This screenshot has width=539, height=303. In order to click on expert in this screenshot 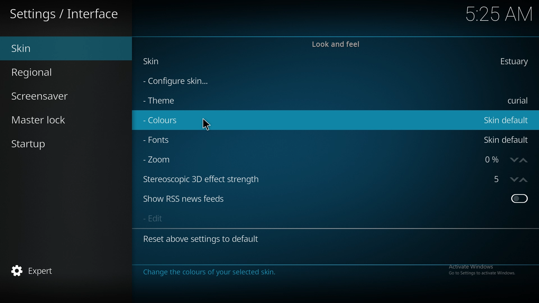, I will do `click(45, 271)`.